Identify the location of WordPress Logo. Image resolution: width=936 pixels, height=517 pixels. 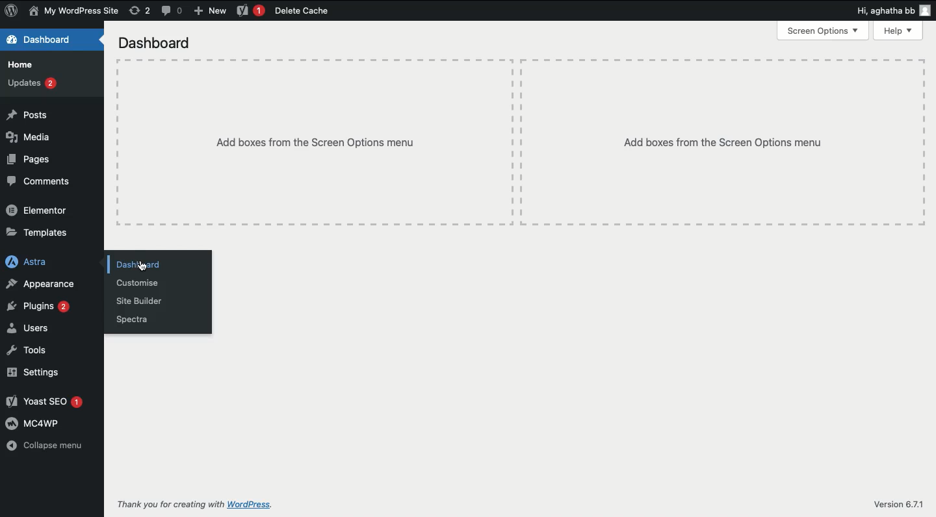
(12, 10).